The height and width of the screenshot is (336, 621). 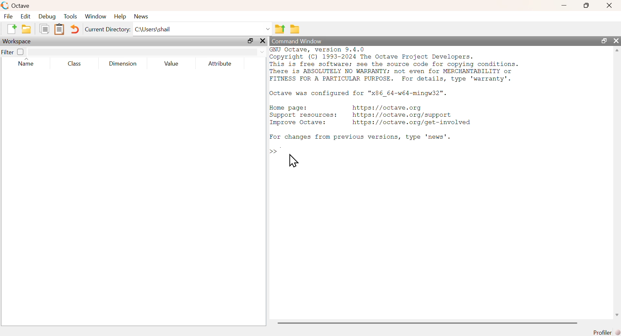 What do you see at coordinates (7, 52) in the screenshot?
I see `filter` at bounding box center [7, 52].